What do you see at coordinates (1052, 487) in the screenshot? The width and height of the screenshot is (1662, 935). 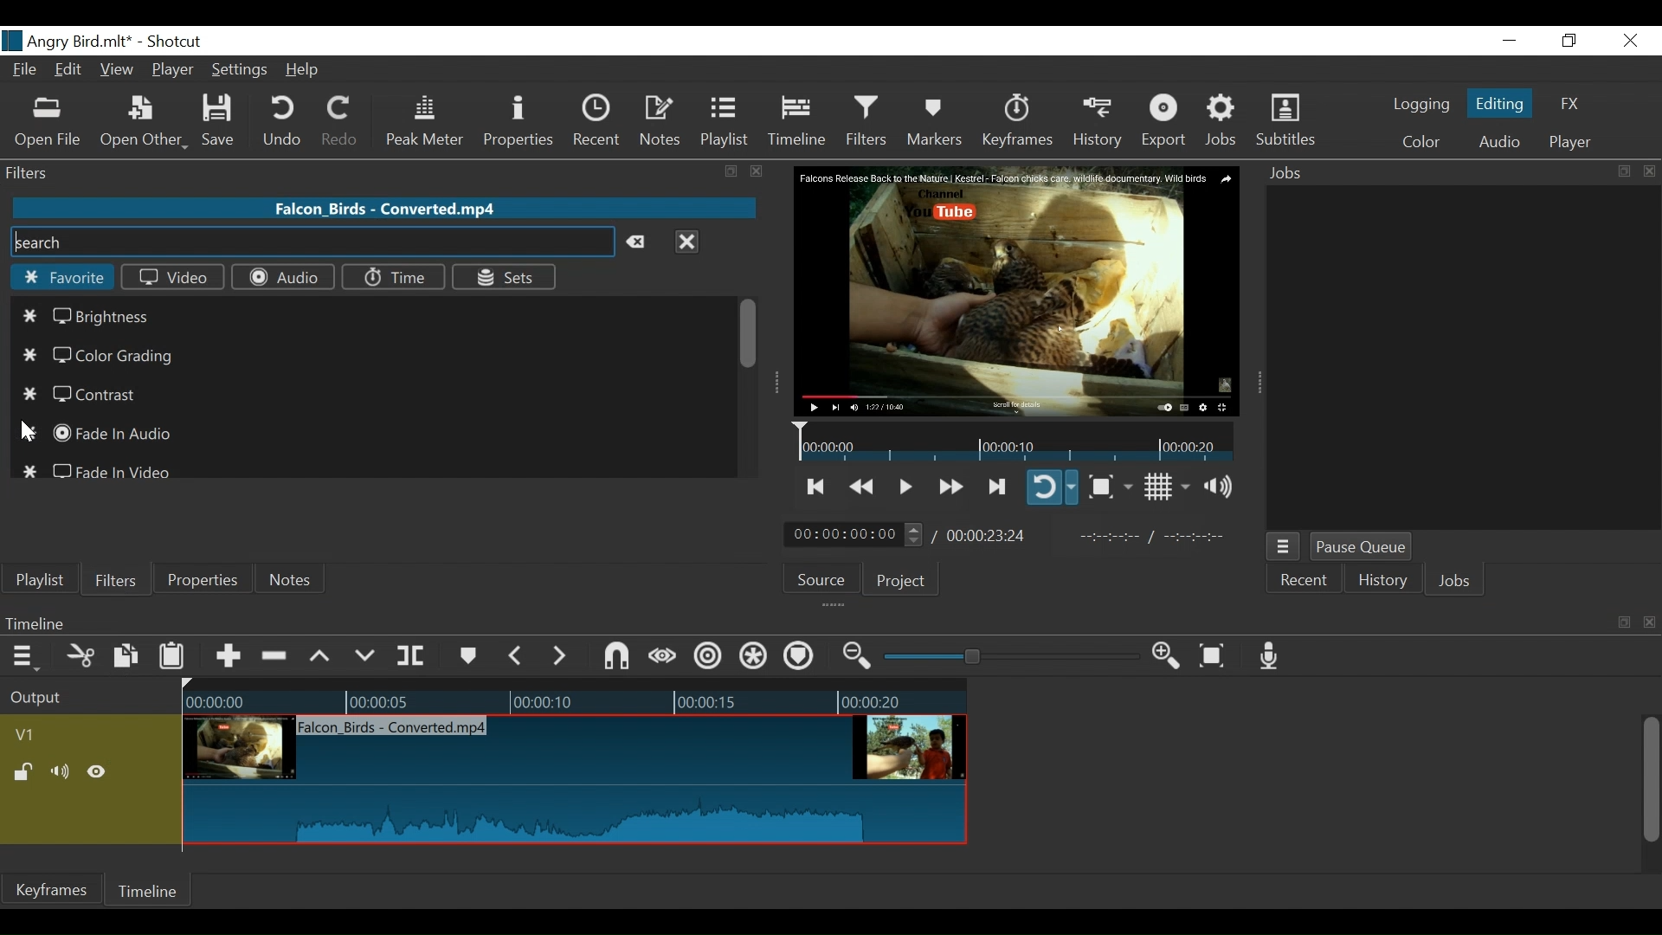 I see `Toggle player looping` at bounding box center [1052, 487].